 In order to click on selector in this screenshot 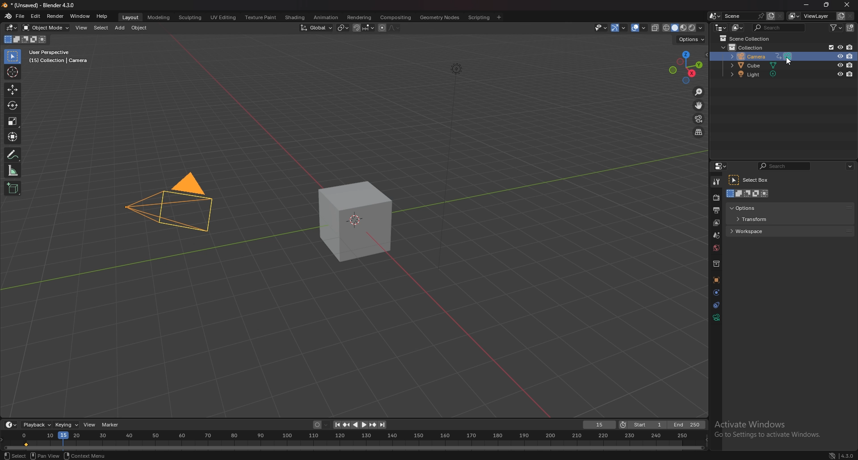, I will do `click(13, 57)`.